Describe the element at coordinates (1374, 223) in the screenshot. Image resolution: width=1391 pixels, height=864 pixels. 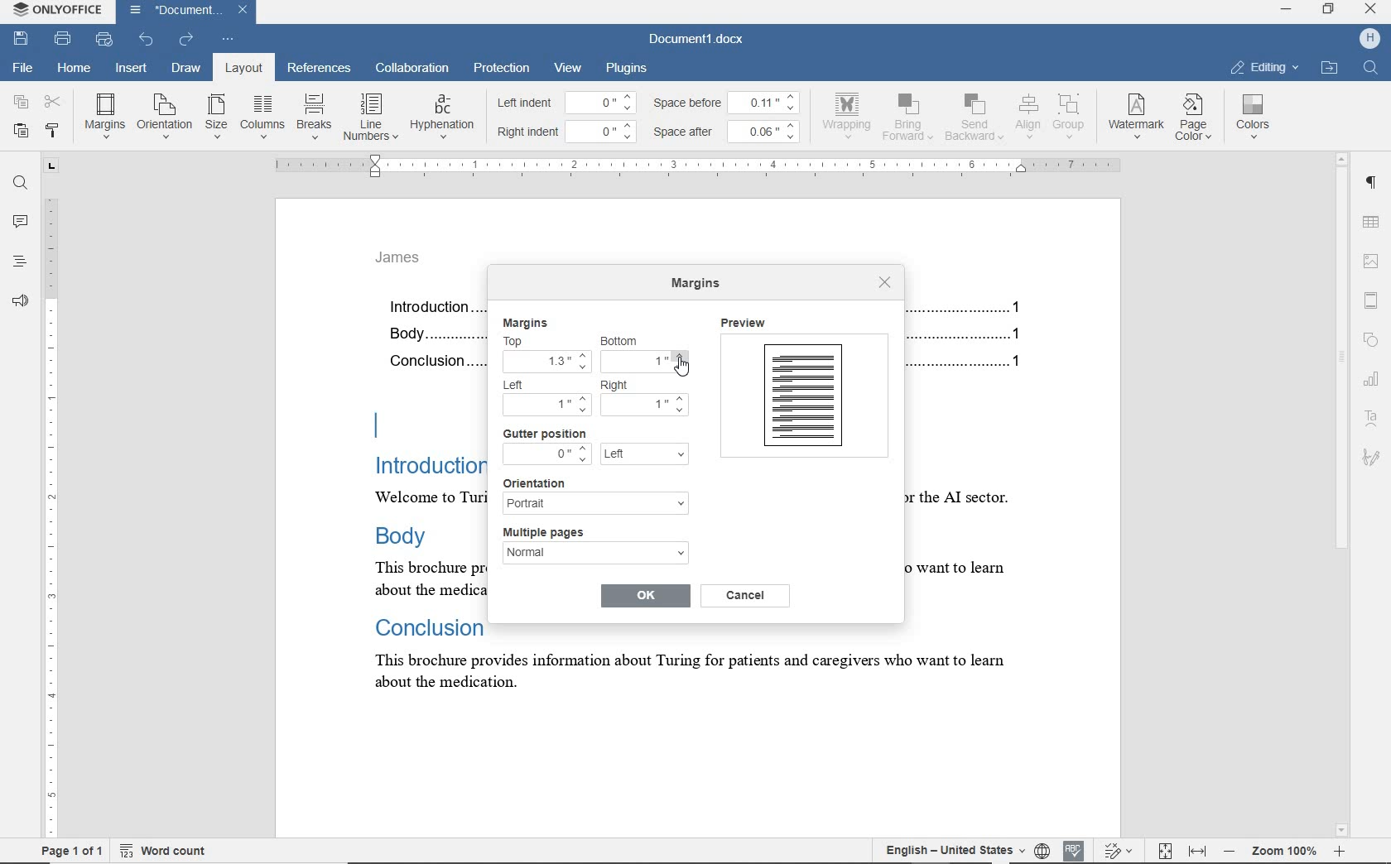
I see `table` at that location.